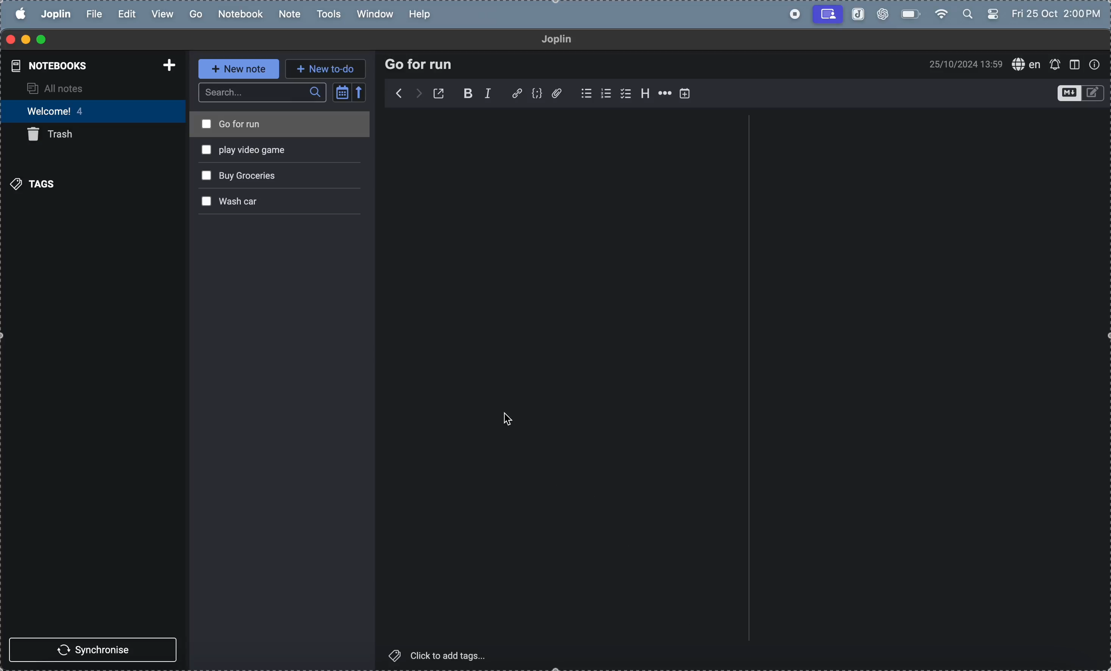 This screenshot has height=671, width=1111. What do you see at coordinates (452, 656) in the screenshot?
I see `click to add tags` at bounding box center [452, 656].